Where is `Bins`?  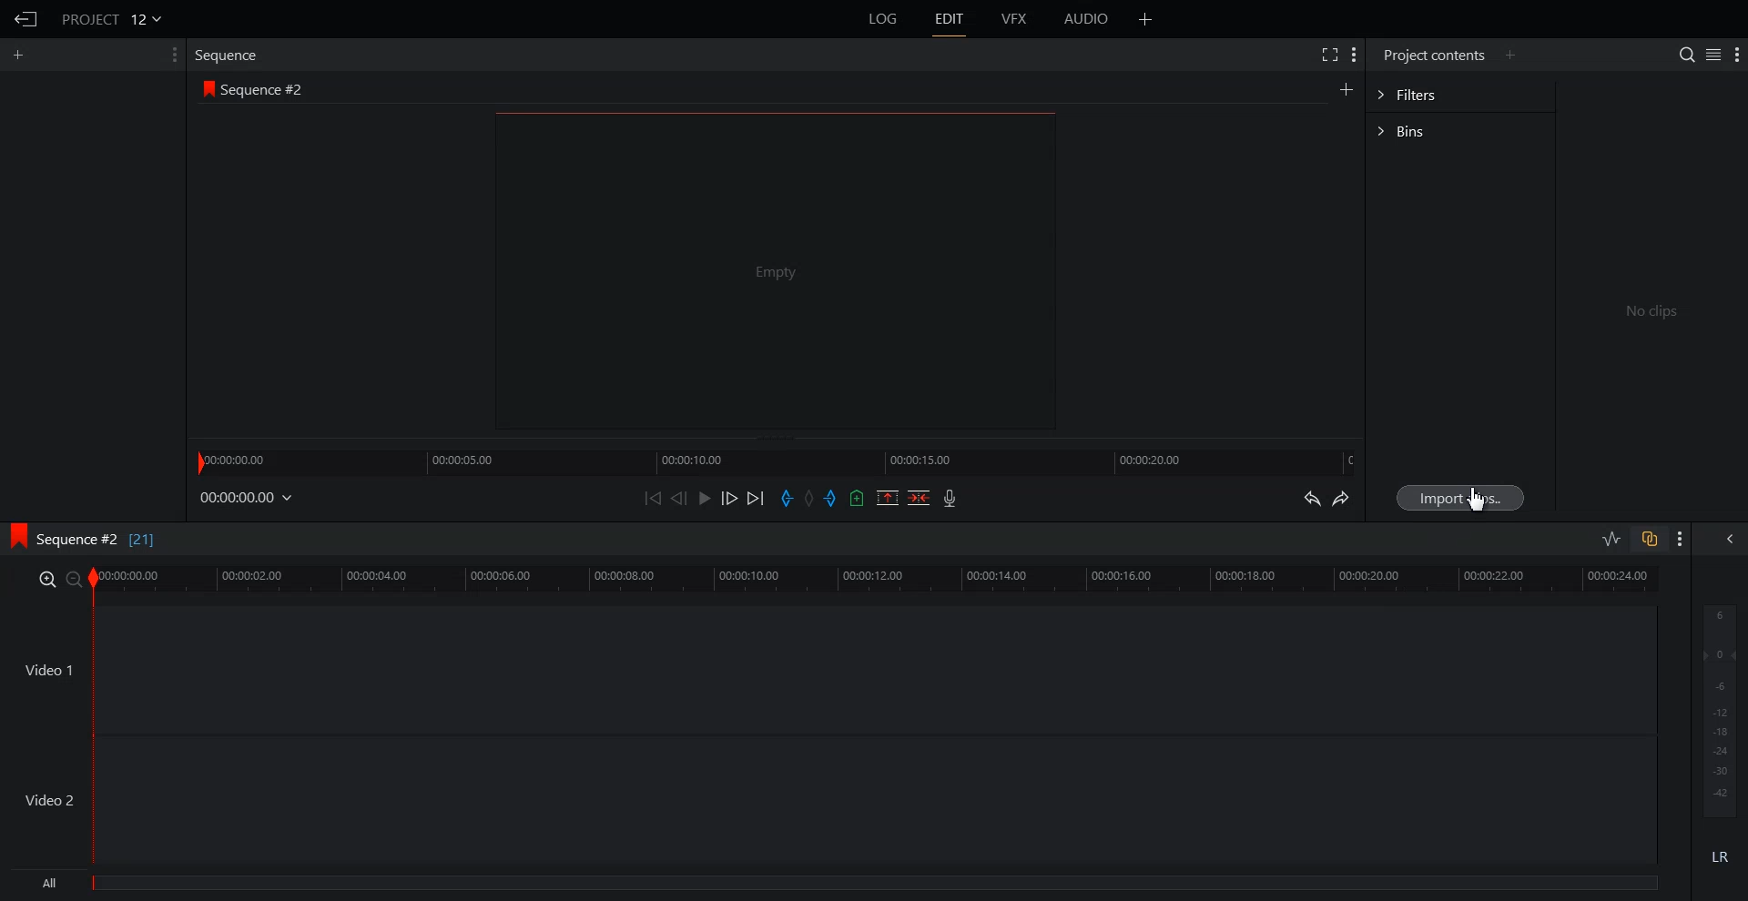 Bins is located at coordinates (1460, 129).